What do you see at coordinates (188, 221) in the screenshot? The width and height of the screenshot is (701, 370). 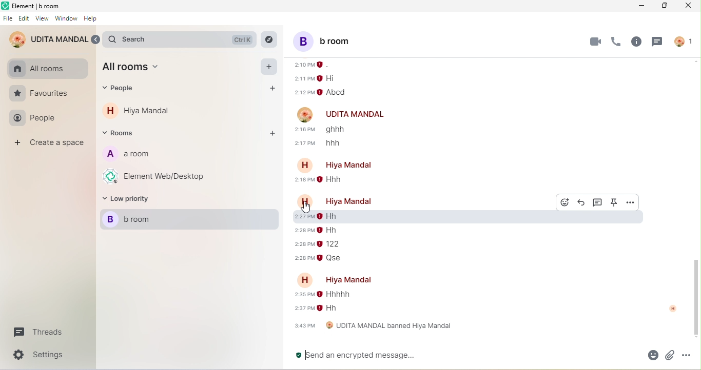 I see `b room` at bounding box center [188, 221].